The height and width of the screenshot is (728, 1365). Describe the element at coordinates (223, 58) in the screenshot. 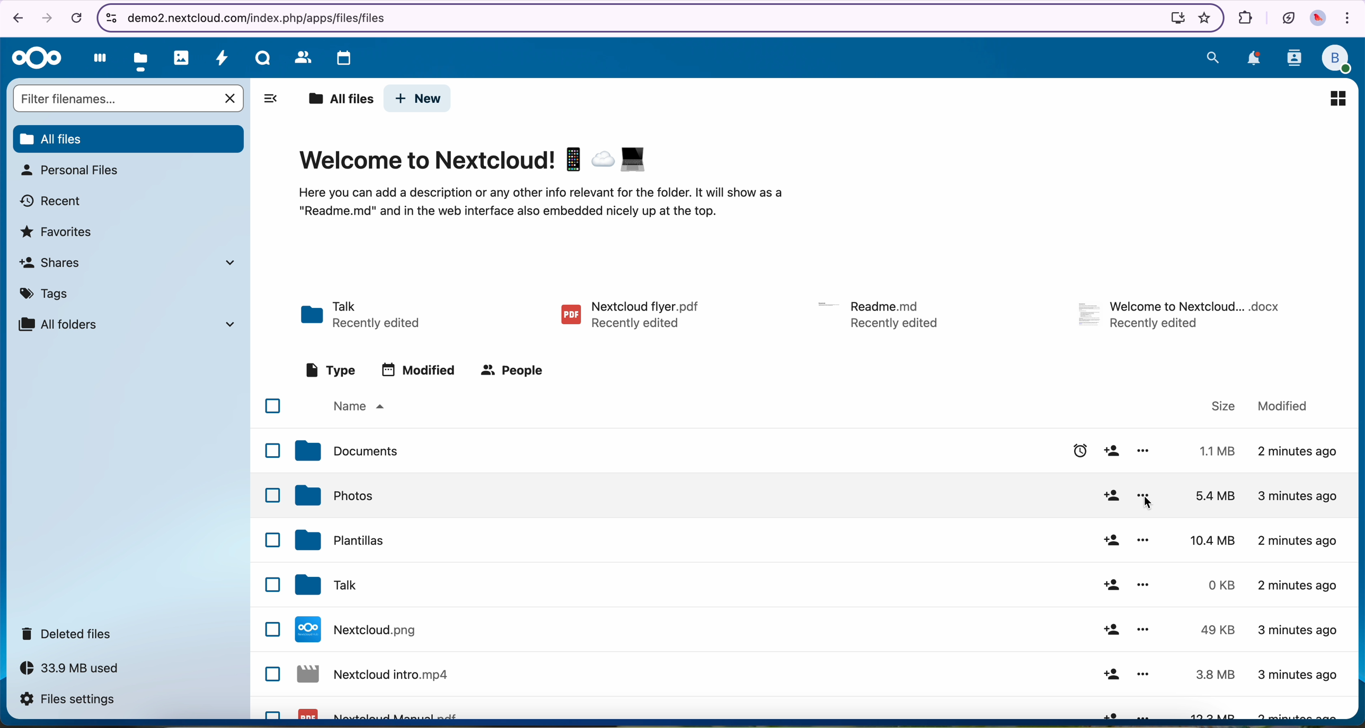

I see `activity` at that location.